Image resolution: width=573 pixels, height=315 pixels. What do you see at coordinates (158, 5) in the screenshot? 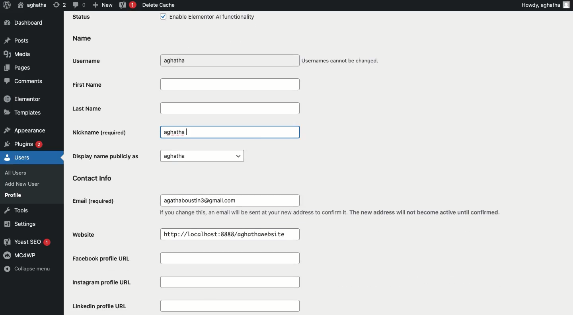
I see `Delete cache` at bounding box center [158, 5].